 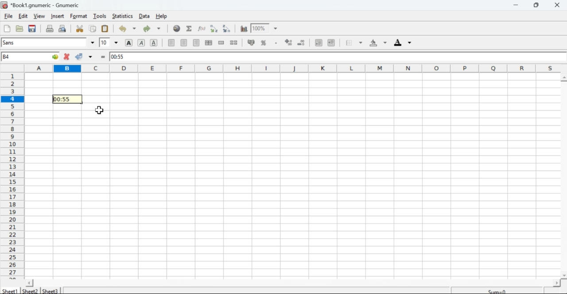 What do you see at coordinates (80, 29) in the screenshot?
I see `Cut` at bounding box center [80, 29].